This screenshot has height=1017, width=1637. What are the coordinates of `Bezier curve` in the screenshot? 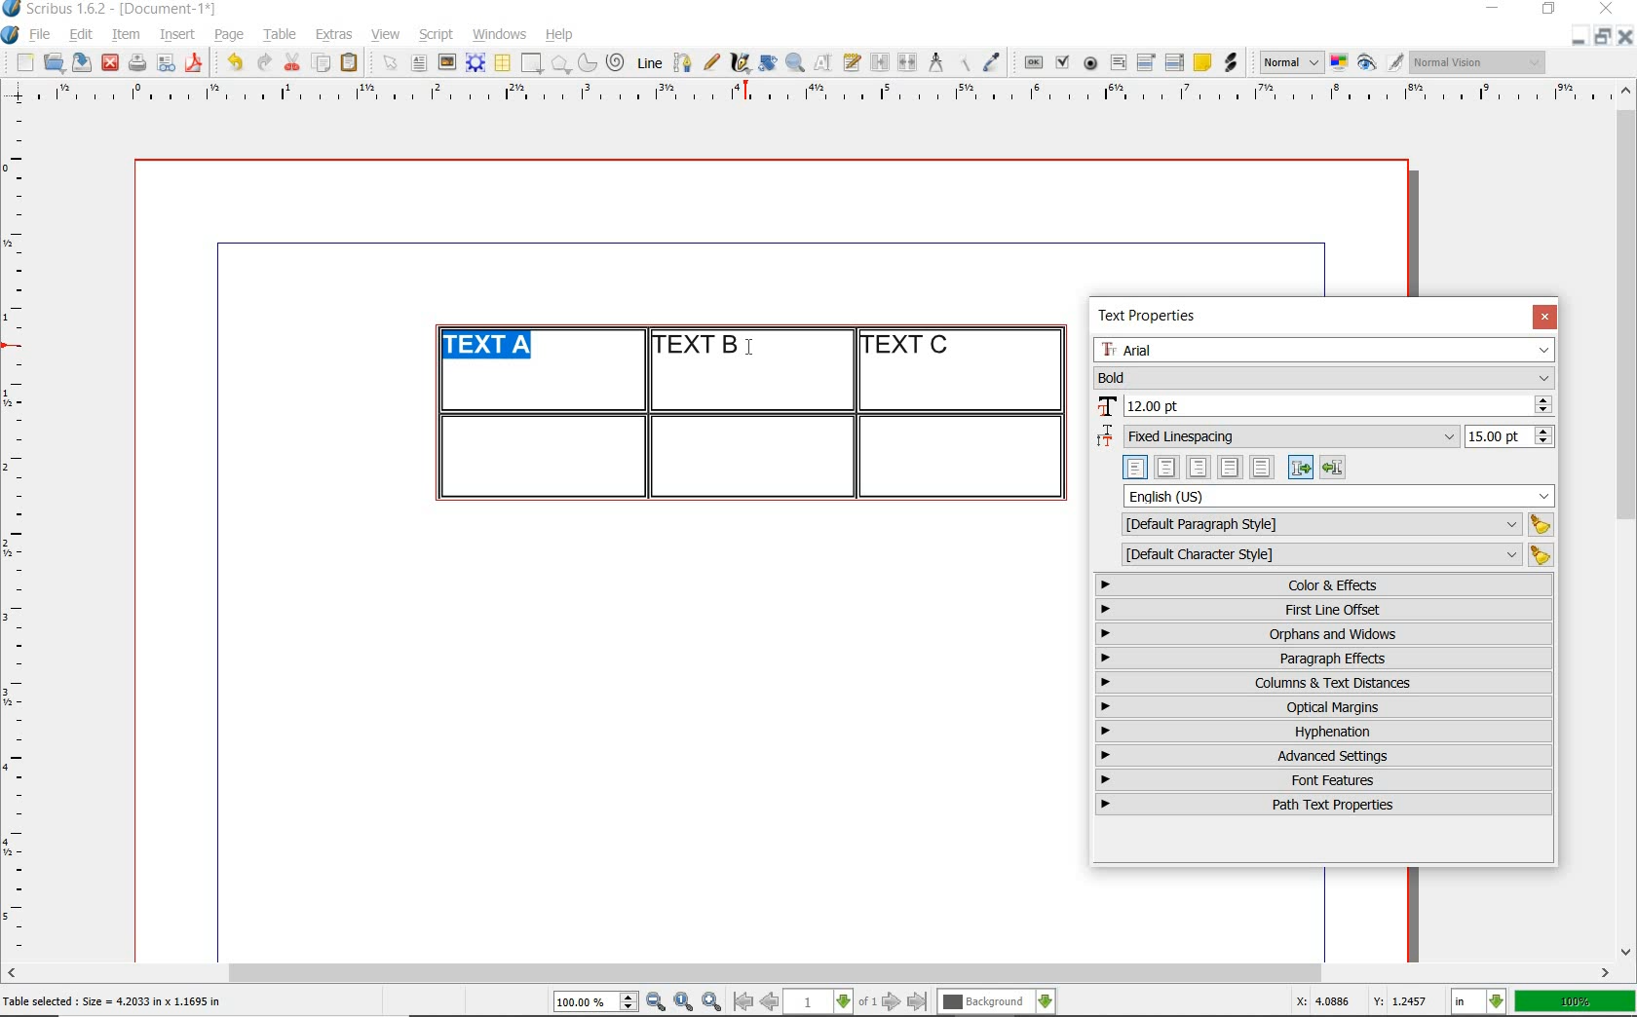 It's located at (681, 62).